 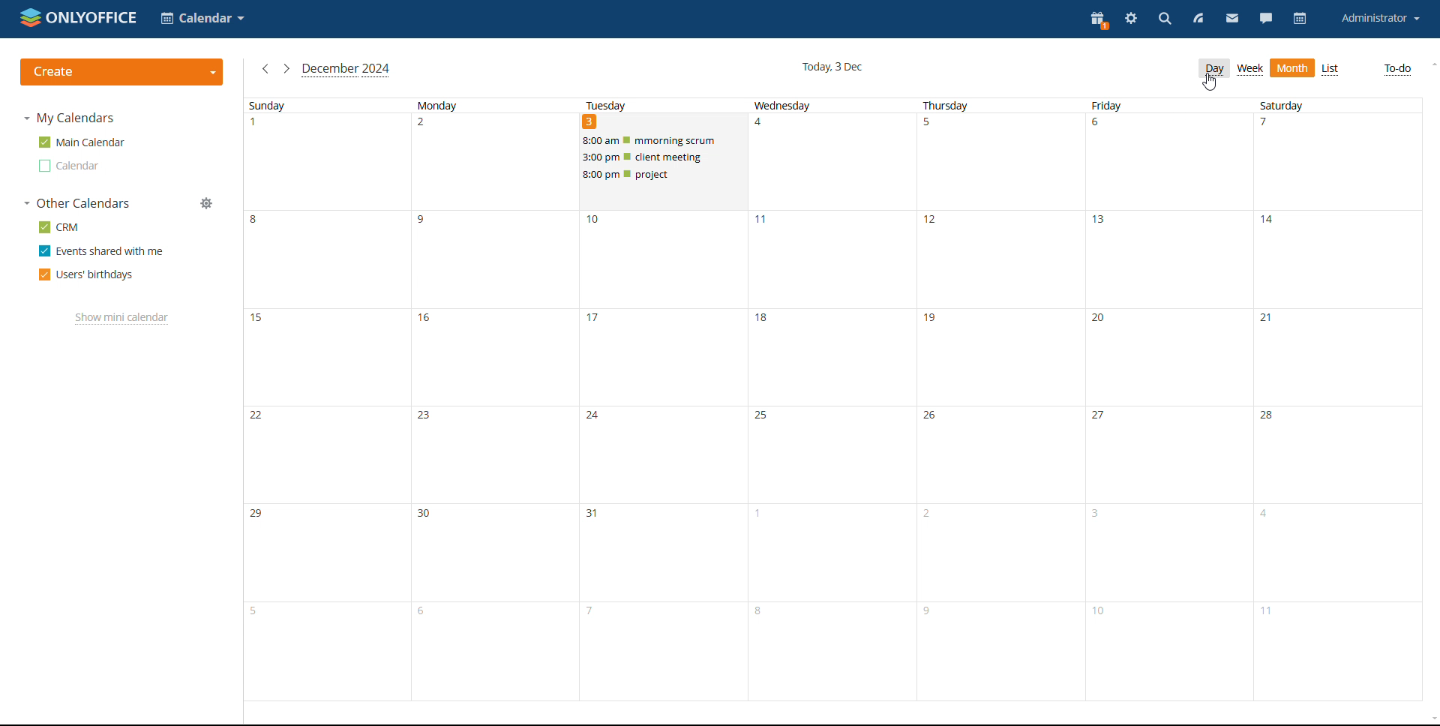 I want to click on calendar, so click(x=68, y=165).